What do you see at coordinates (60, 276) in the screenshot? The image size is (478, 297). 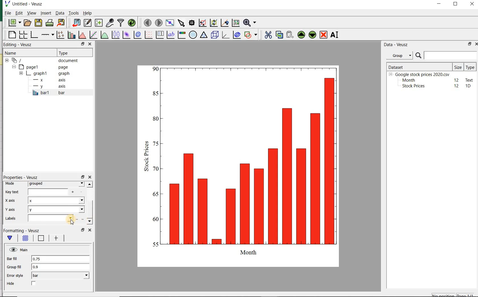 I see `bar` at bounding box center [60, 276].